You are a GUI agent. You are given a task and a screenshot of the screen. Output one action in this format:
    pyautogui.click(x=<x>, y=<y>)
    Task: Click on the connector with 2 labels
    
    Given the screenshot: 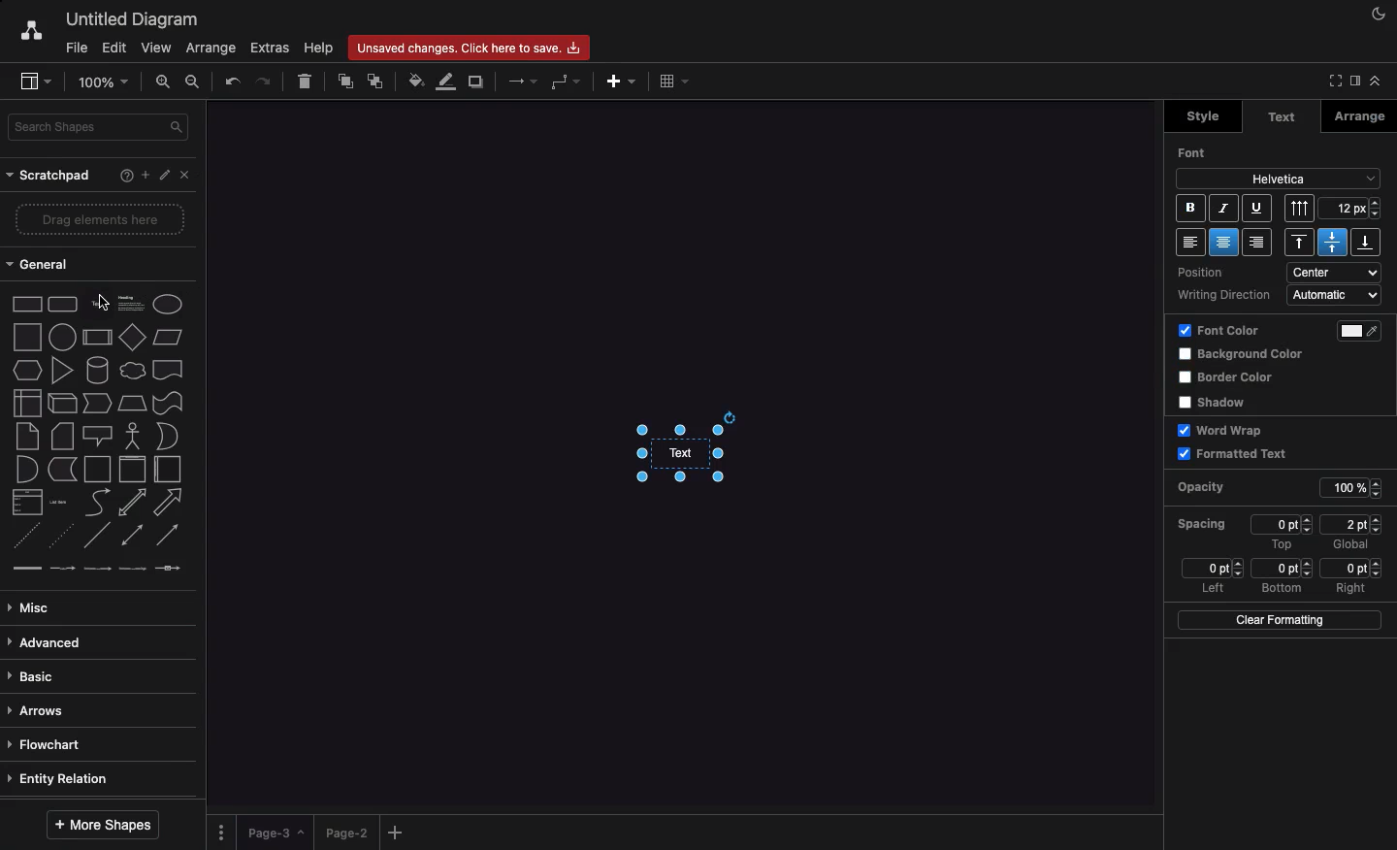 What is the action you would take?
    pyautogui.click(x=97, y=569)
    